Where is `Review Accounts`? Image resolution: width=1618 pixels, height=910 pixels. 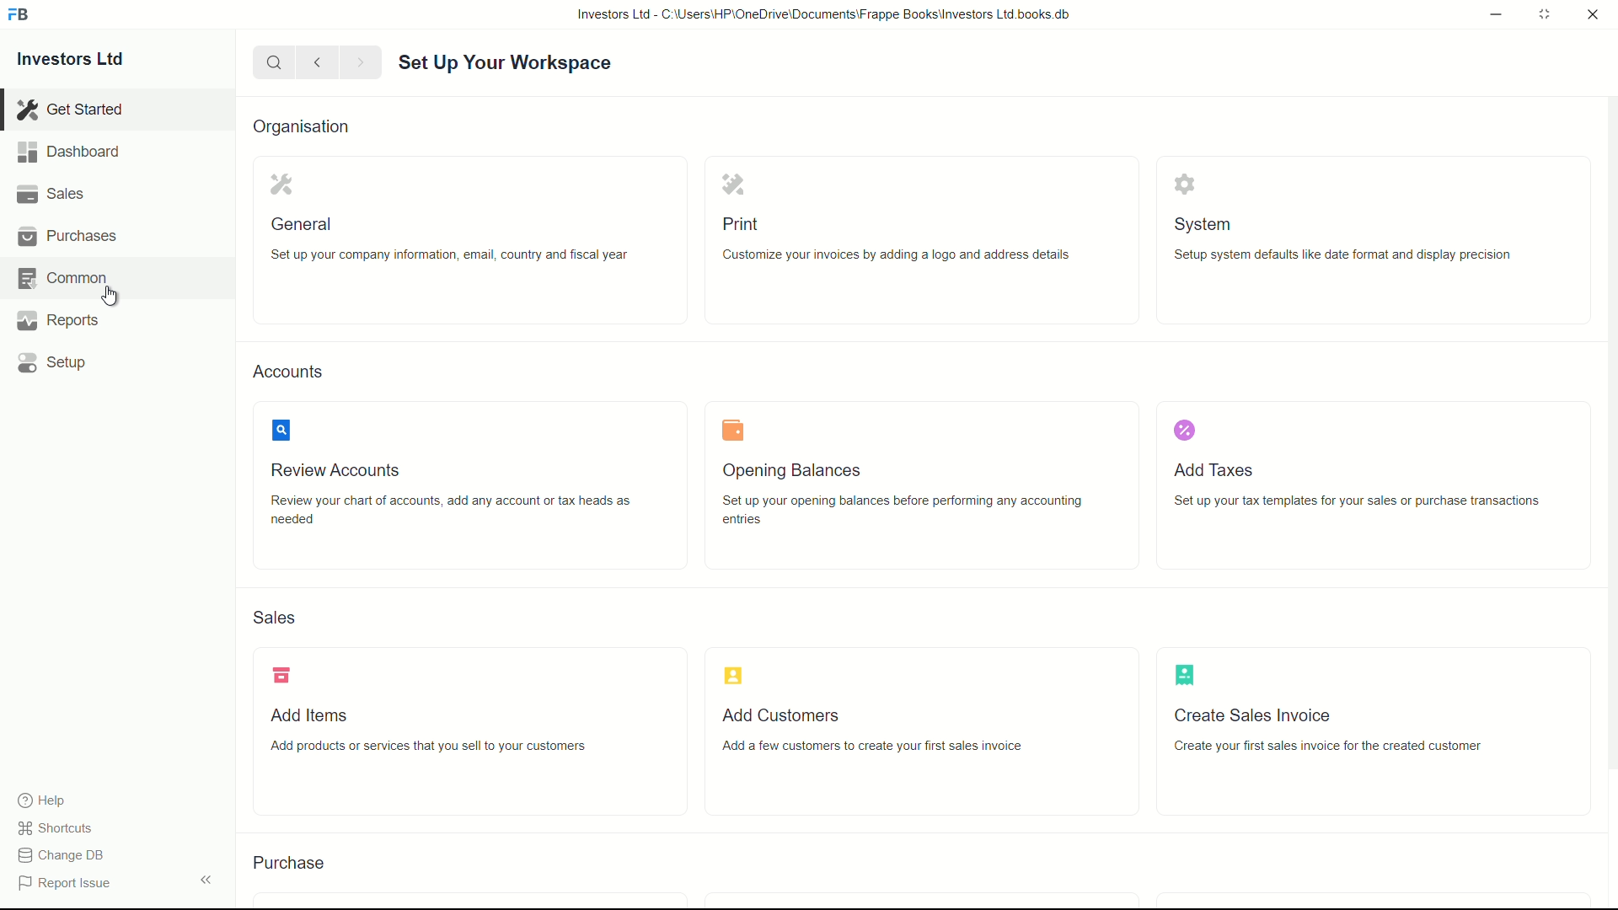 Review Accounts is located at coordinates (349, 472).